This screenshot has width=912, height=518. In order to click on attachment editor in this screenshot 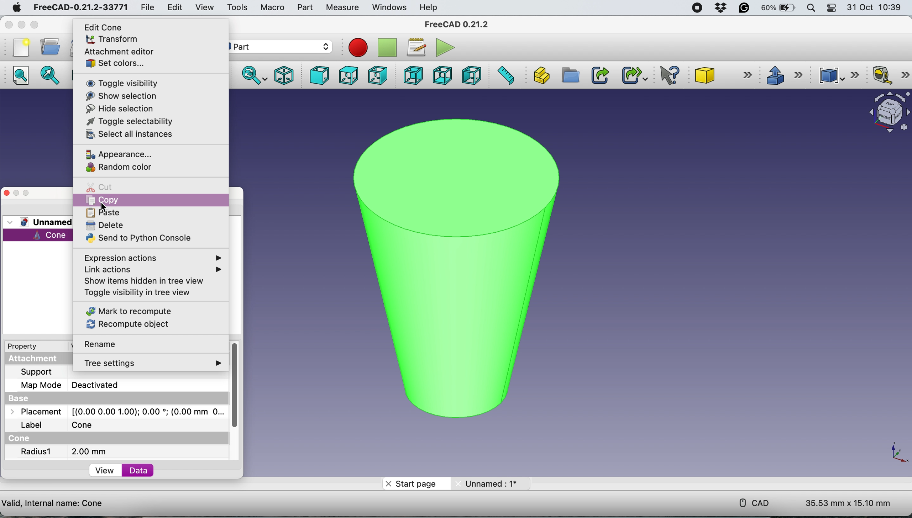, I will do `click(121, 52)`.